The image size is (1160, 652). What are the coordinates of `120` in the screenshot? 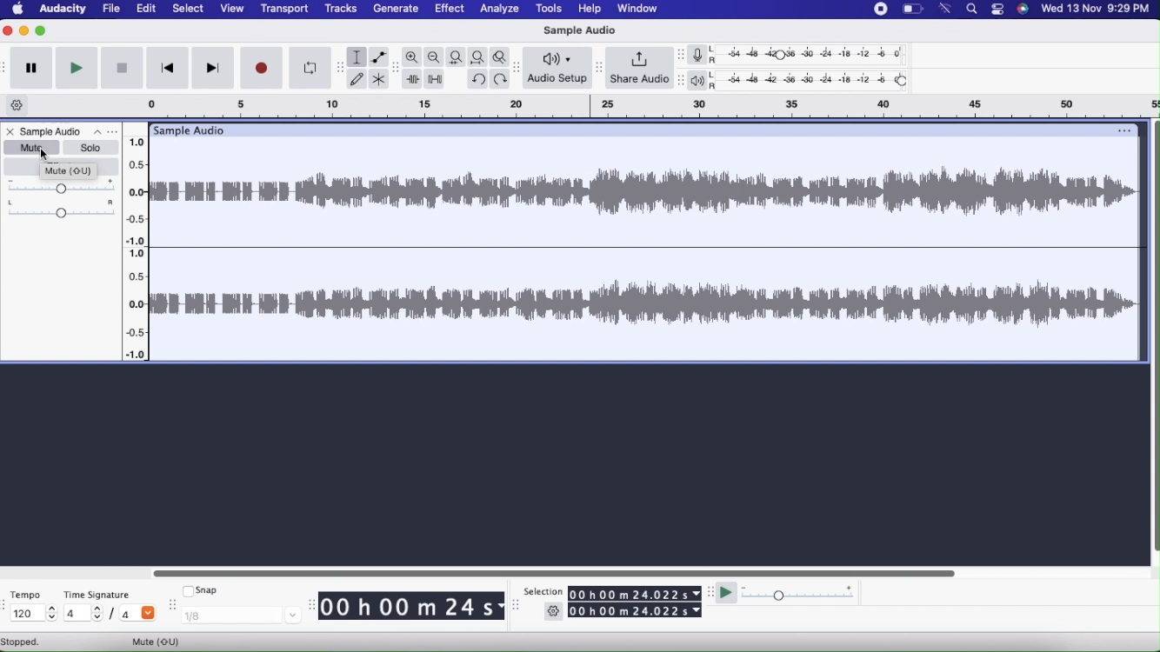 It's located at (33, 614).